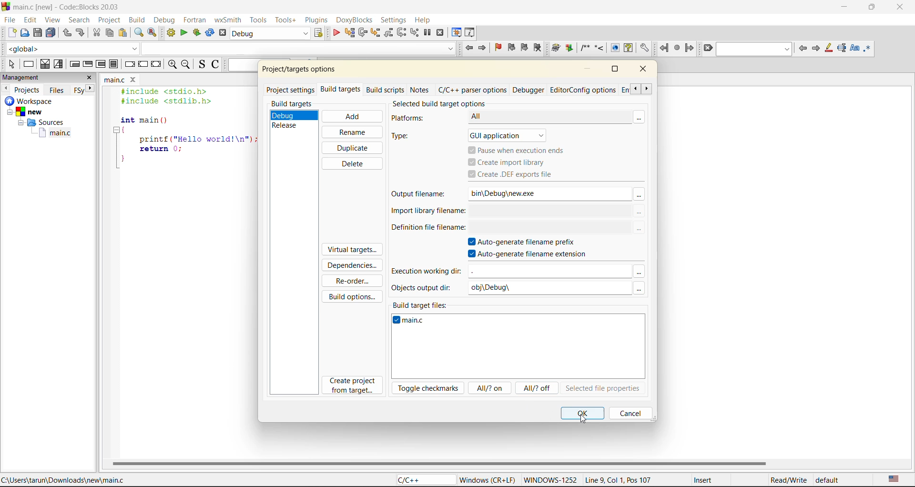 This screenshot has height=487, width=915. What do you see at coordinates (417, 118) in the screenshot?
I see `platforns` at bounding box center [417, 118].